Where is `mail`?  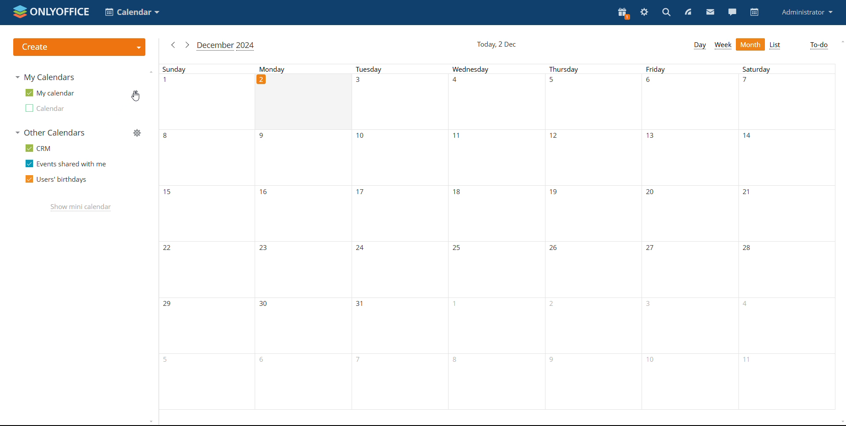
mail is located at coordinates (710, 13).